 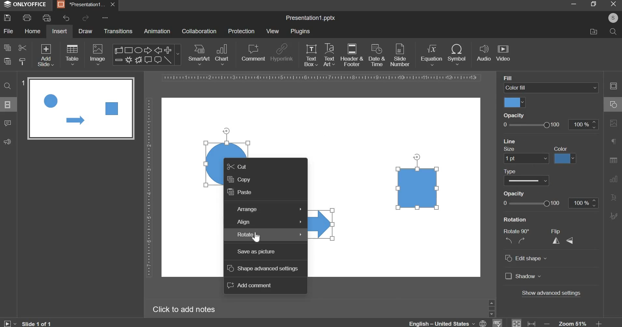 What do you see at coordinates (512, 171) in the screenshot?
I see `type` at bounding box center [512, 171].